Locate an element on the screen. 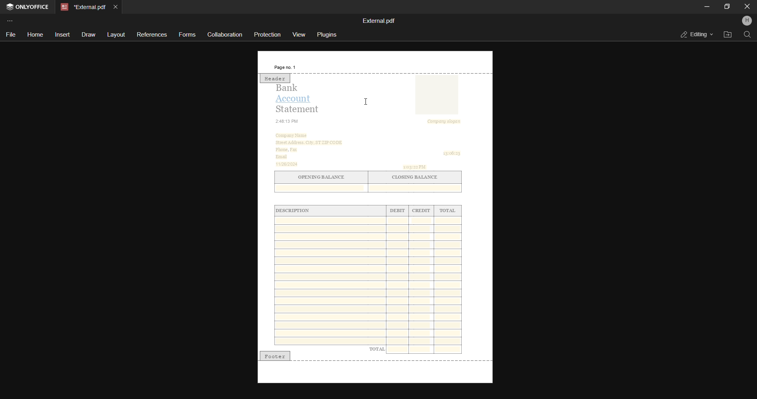  maximize is located at coordinates (727, 6).